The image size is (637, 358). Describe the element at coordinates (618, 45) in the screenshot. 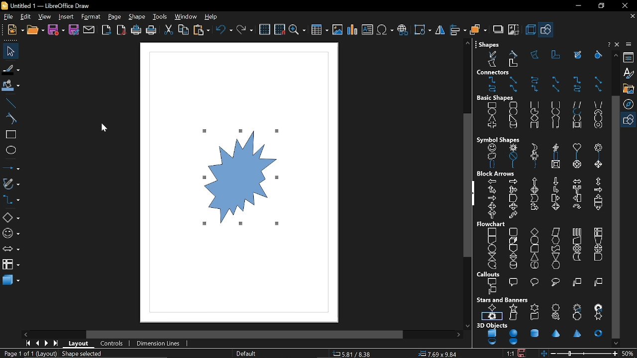

I see `Help` at that location.